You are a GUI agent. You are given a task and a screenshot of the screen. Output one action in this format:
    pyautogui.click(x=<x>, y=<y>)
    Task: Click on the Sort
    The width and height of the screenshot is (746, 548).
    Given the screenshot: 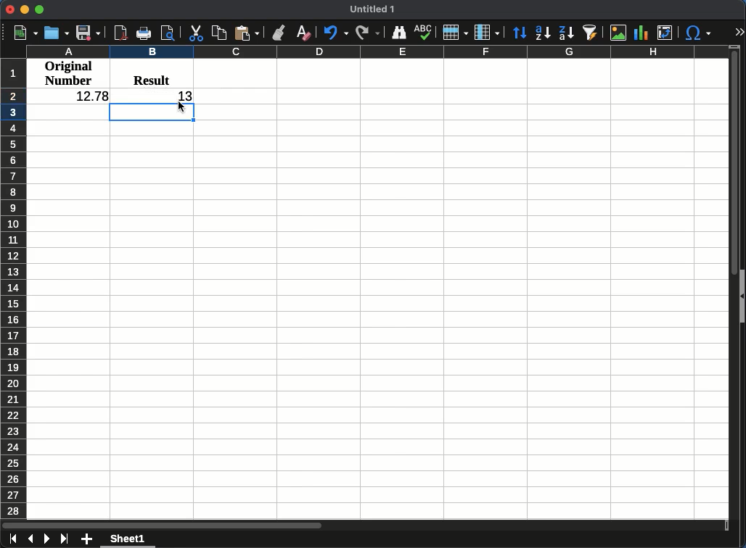 What is the action you would take?
    pyautogui.click(x=520, y=33)
    